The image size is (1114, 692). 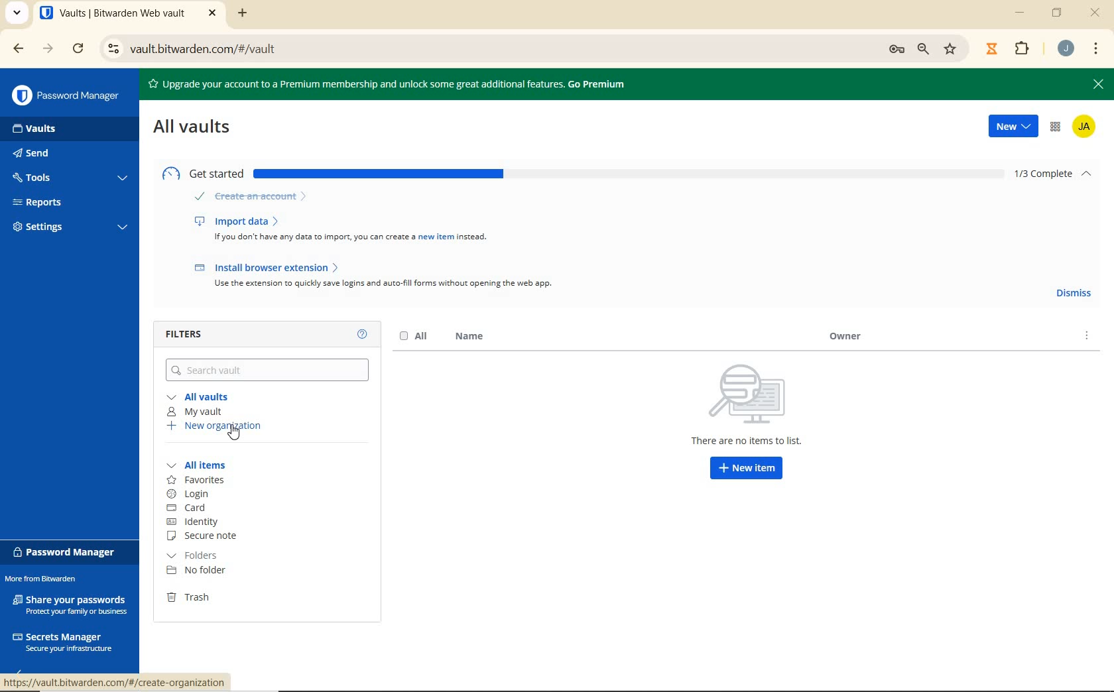 I want to click on close, so click(x=1095, y=14).